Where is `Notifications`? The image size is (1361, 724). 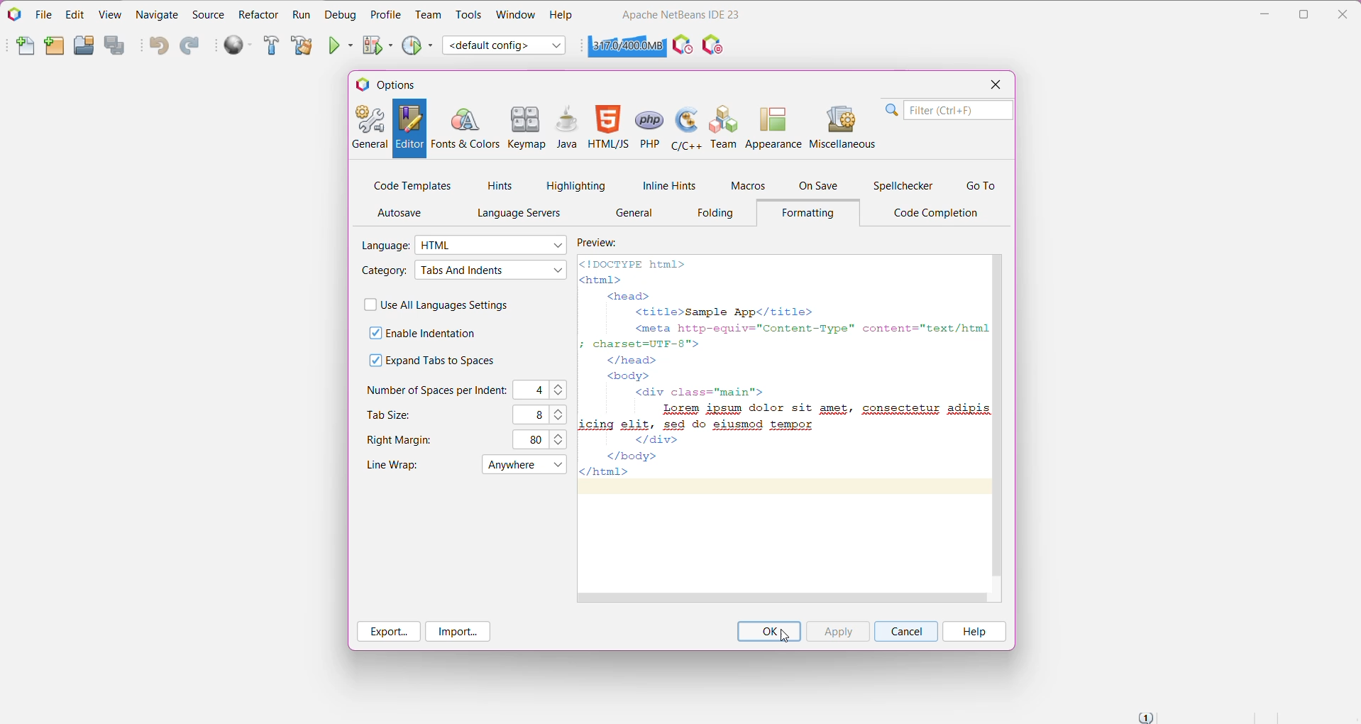
Notifications is located at coordinates (1145, 717).